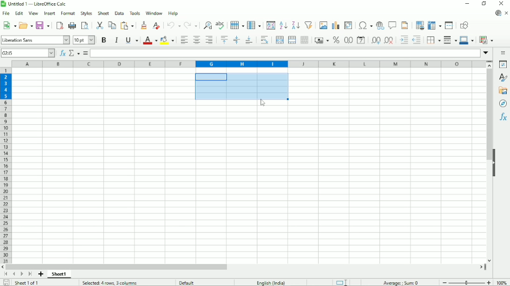 The width and height of the screenshot is (510, 286). What do you see at coordinates (14, 274) in the screenshot?
I see `Scroll to previous page` at bounding box center [14, 274].